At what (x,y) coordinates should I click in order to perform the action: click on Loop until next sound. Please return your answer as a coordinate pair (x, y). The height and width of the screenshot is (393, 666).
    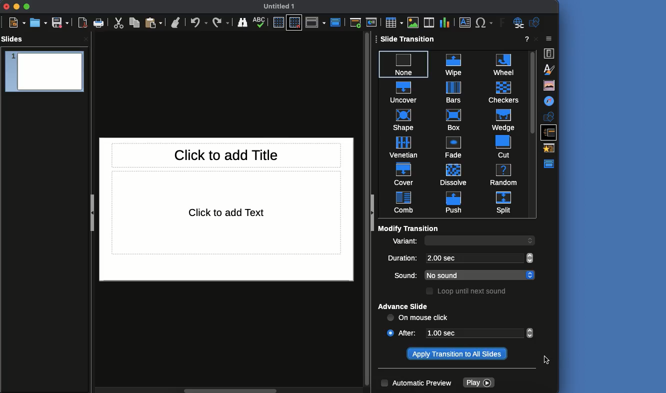
    Looking at the image, I should click on (468, 292).